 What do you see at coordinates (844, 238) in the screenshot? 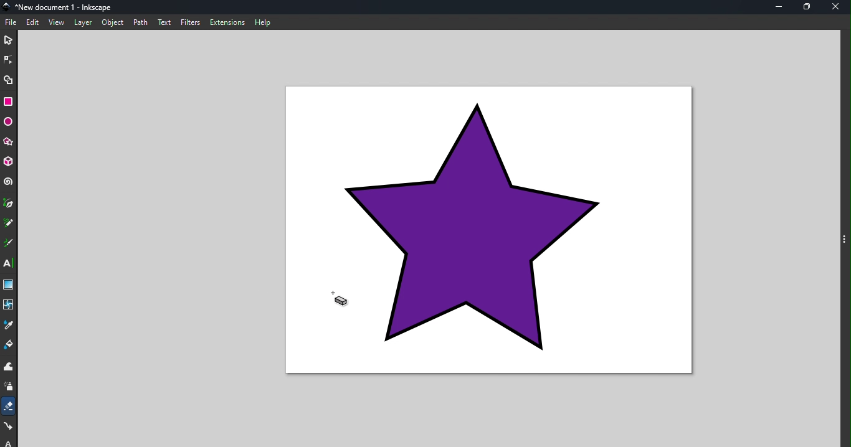
I see `toggle command panel` at bounding box center [844, 238].